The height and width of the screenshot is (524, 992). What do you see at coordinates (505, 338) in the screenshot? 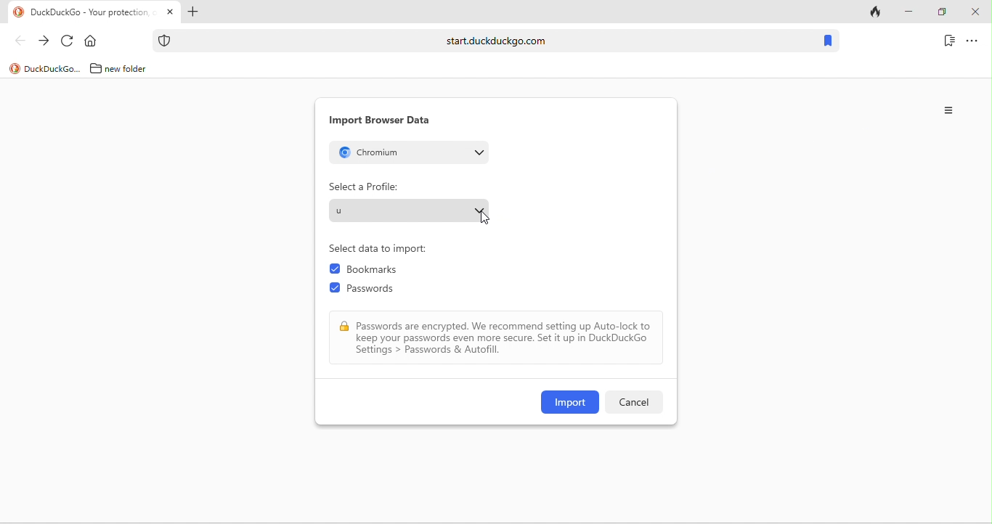
I see `Passwords are encrypted. We recommend setting up Auto-lock to keep your passwords even more secure. Set it up in DuckDuckGo Settings > Passwords & Autofill.` at bounding box center [505, 338].